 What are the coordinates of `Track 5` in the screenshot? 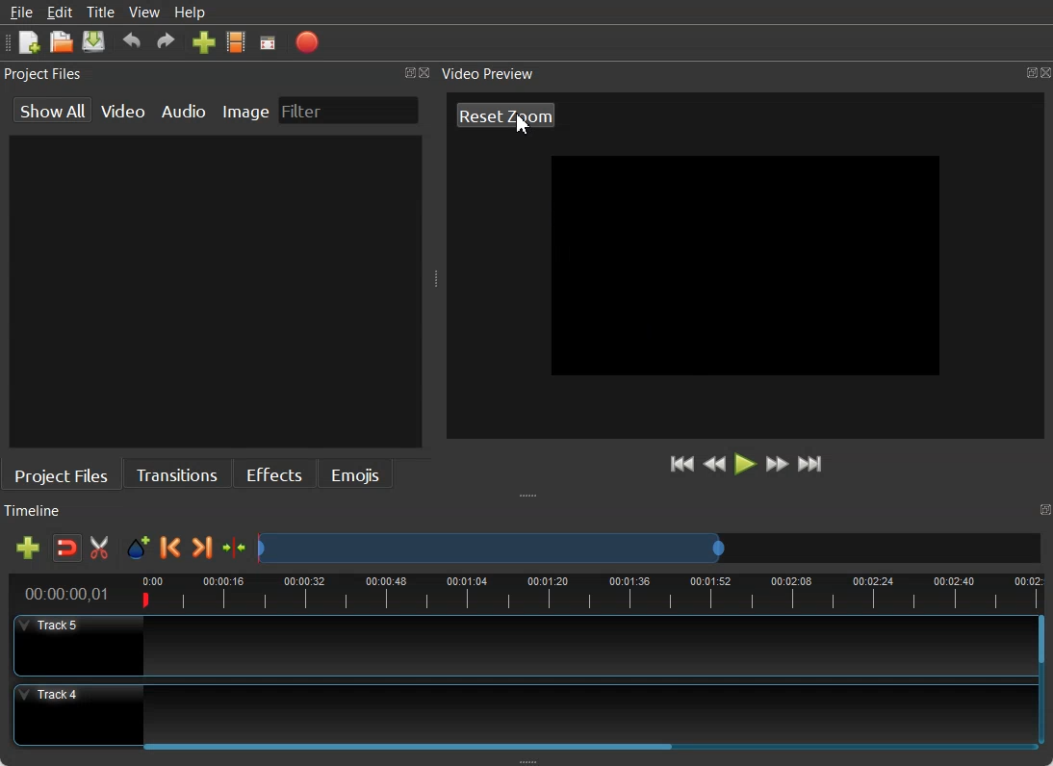 It's located at (521, 648).